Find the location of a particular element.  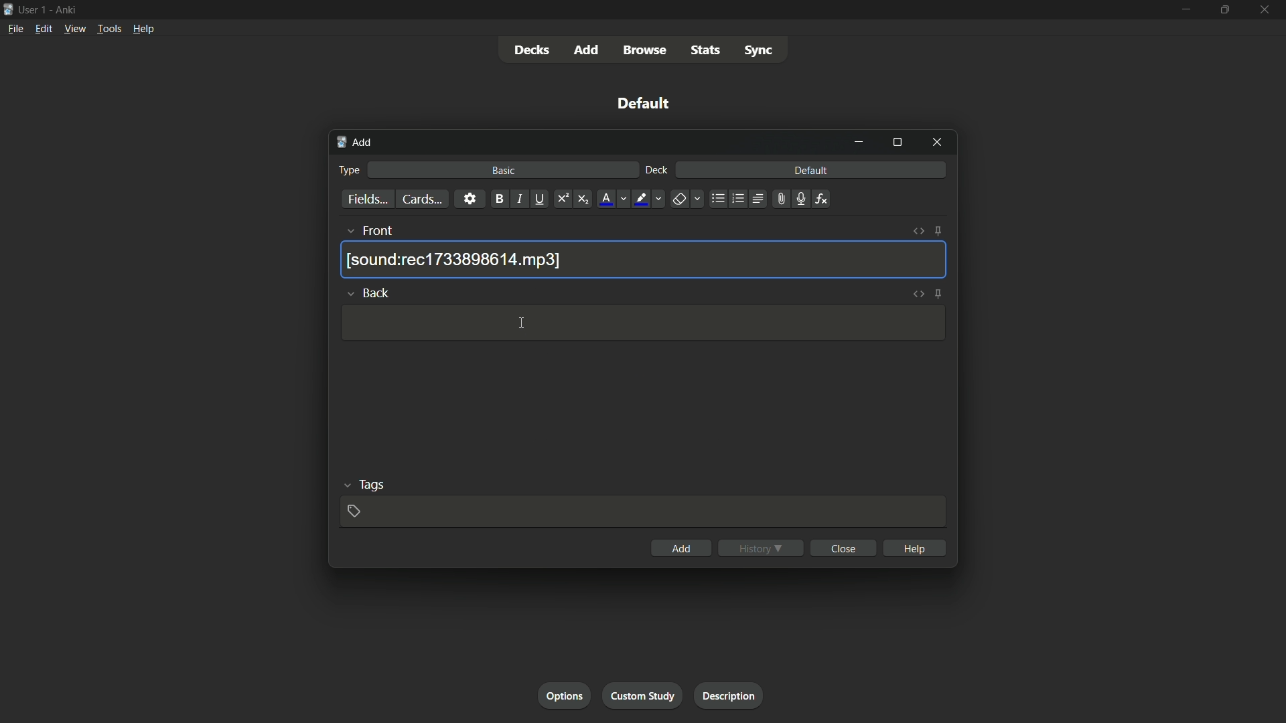

back is located at coordinates (378, 293).